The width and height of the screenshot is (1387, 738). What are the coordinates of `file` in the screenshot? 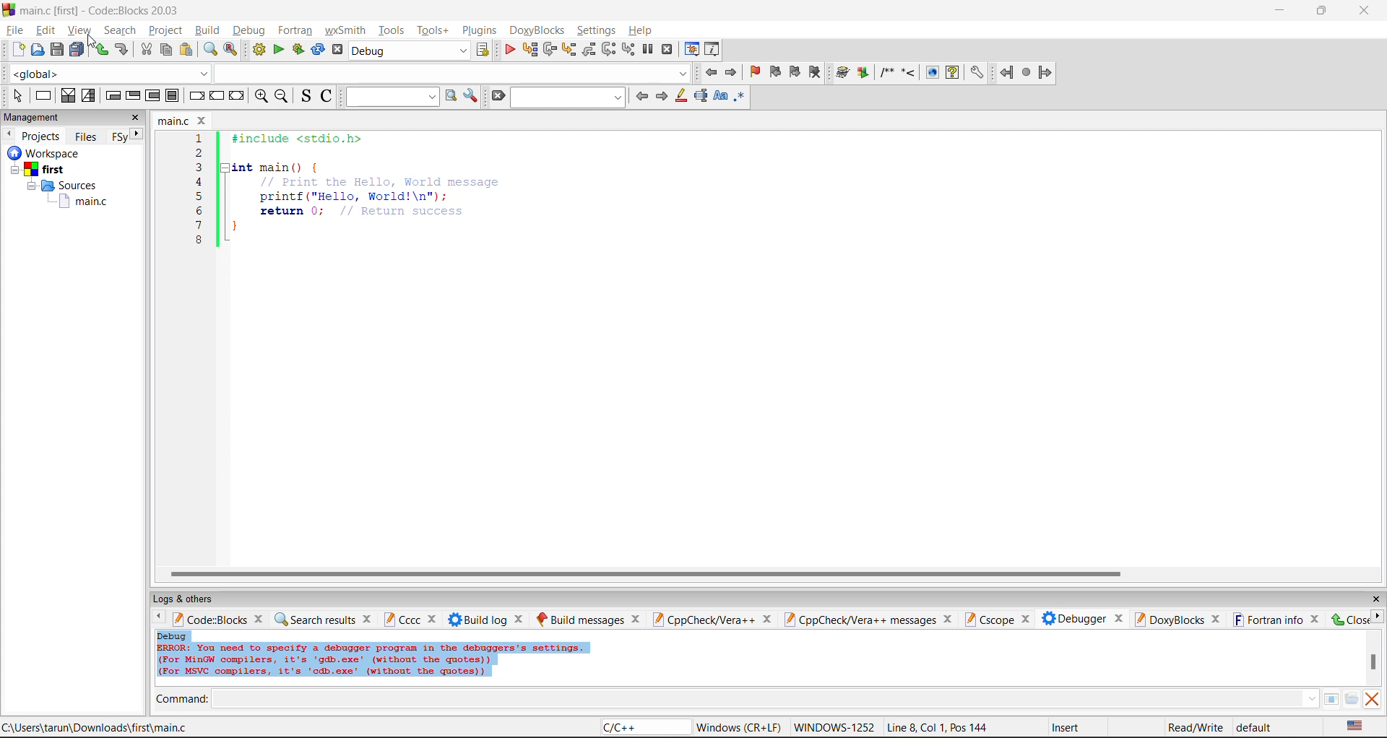 It's located at (15, 29).